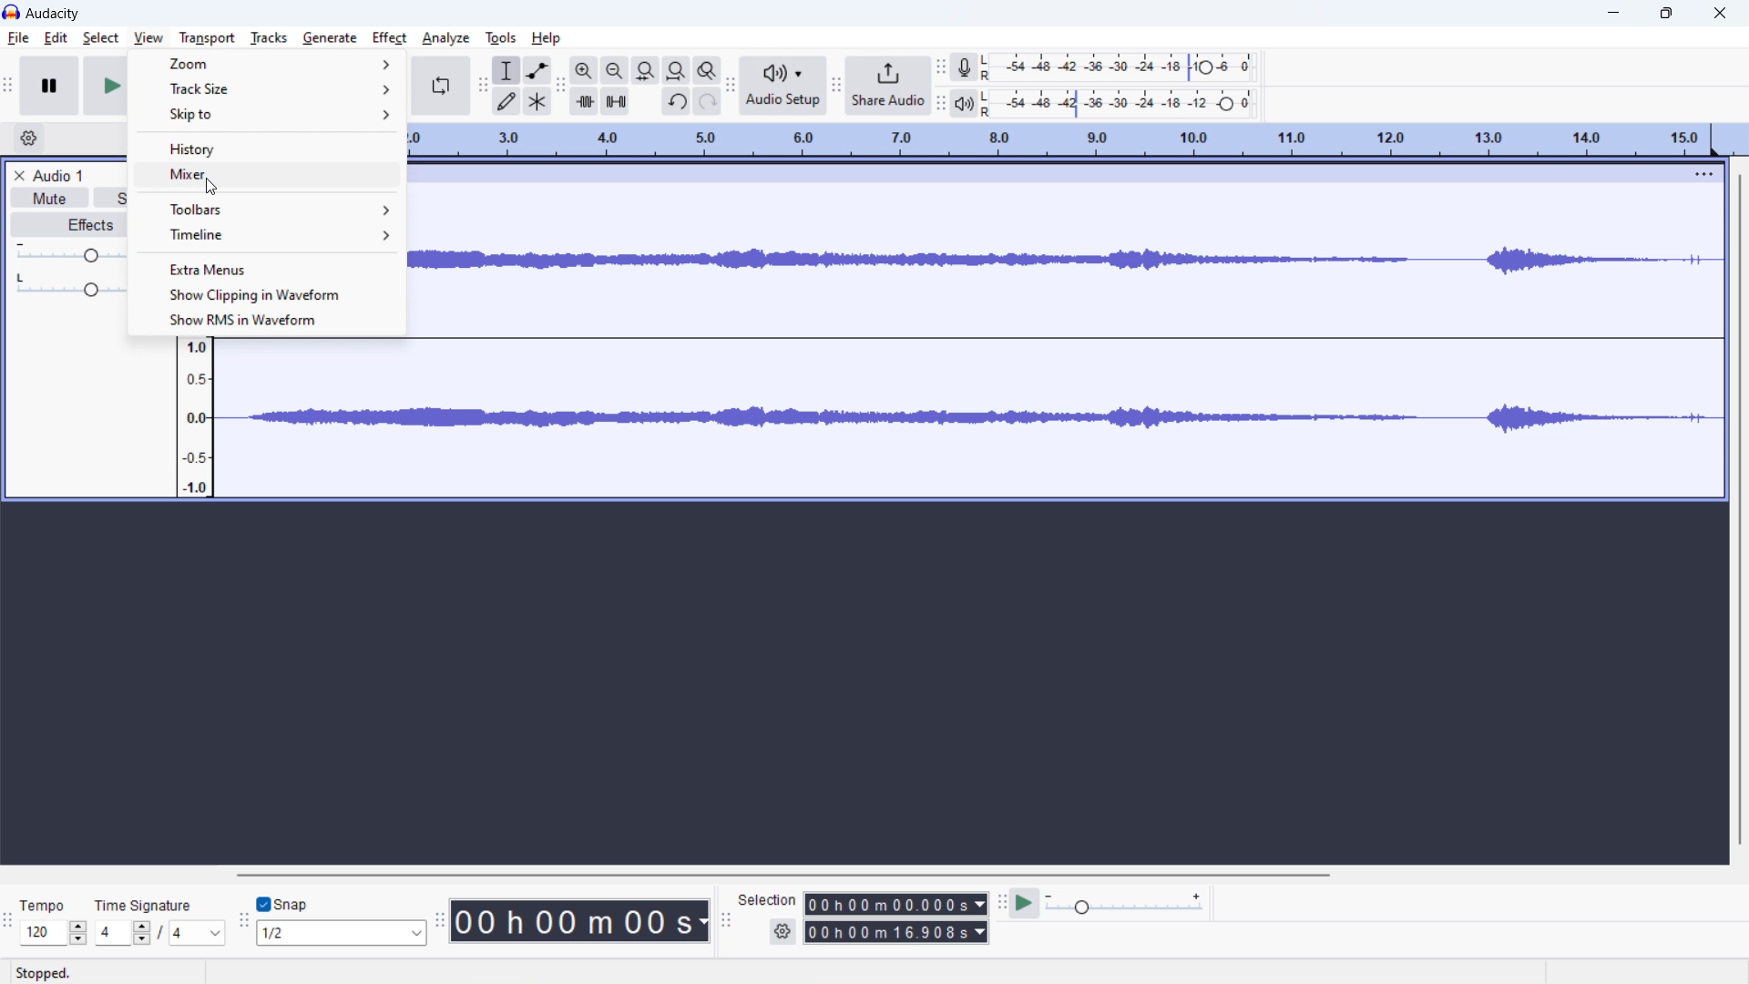 The height and width of the screenshot is (984, 1749). I want to click on play at speed, so click(1025, 903).